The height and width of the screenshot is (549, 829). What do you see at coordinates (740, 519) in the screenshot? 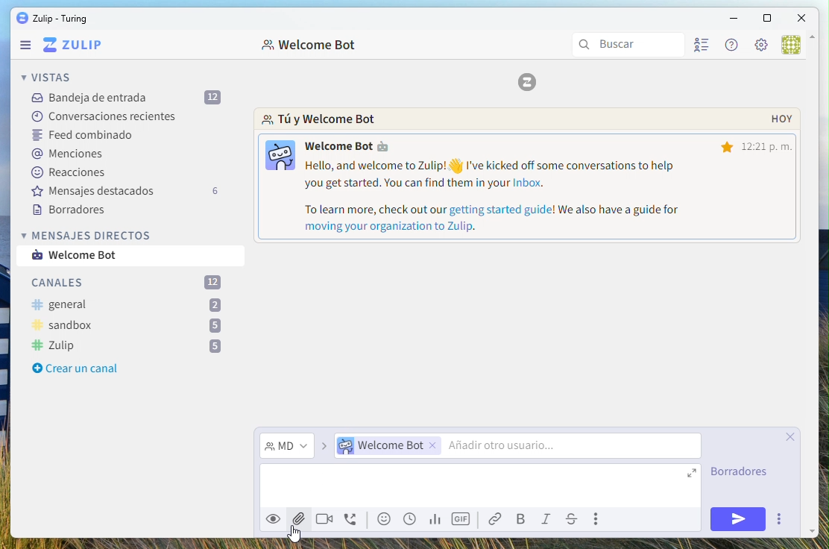
I see `Send` at bounding box center [740, 519].